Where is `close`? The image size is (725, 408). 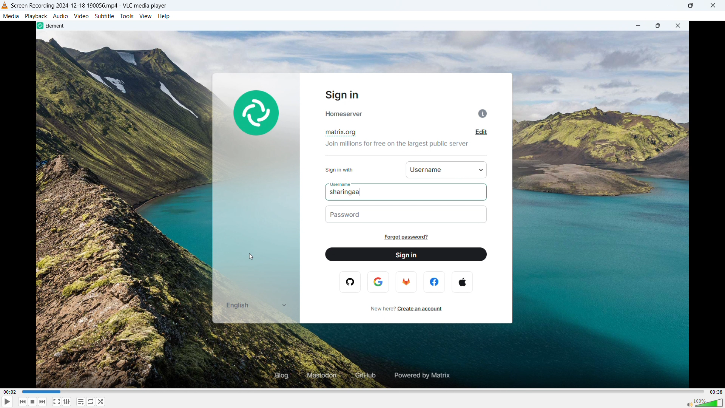
close is located at coordinates (713, 6).